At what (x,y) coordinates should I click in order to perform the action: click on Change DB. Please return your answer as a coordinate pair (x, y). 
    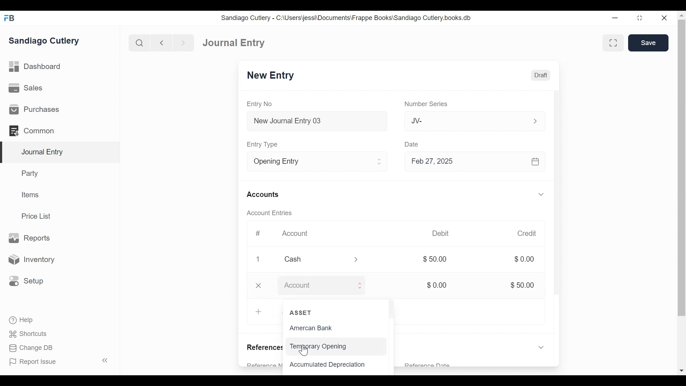
    Looking at the image, I should click on (30, 348).